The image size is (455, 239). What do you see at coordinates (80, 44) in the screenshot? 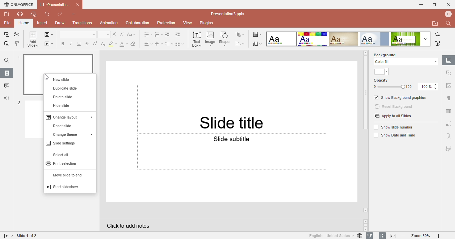
I see `Underline` at bounding box center [80, 44].